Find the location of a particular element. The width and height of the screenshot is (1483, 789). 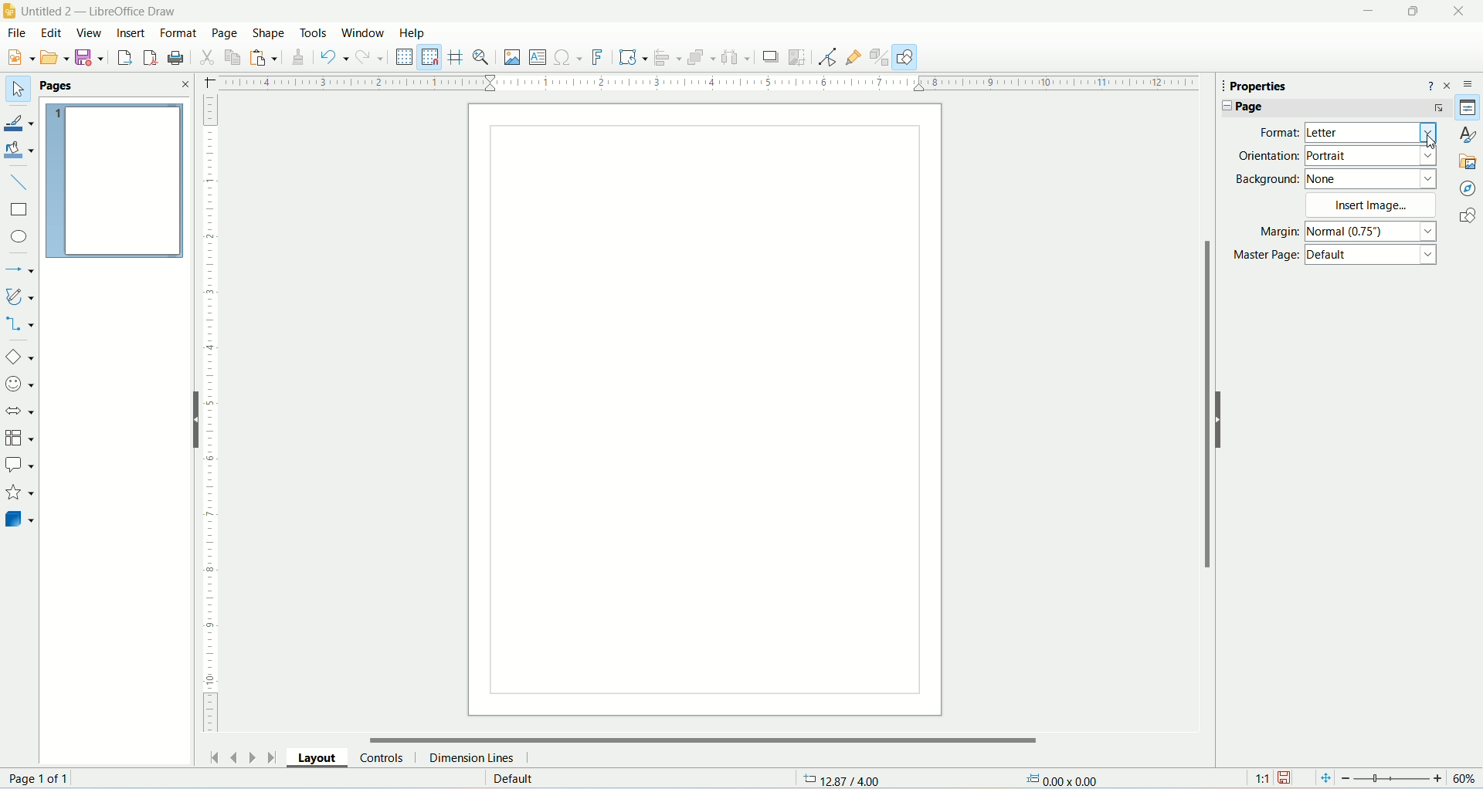

layouts is located at coordinates (321, 757).